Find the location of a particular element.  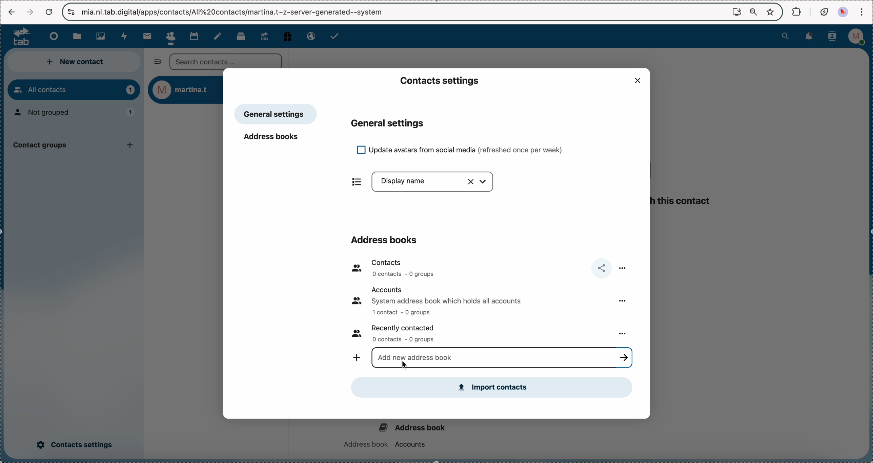

customize and control Google Chrome is located at coordinates (863, 11).